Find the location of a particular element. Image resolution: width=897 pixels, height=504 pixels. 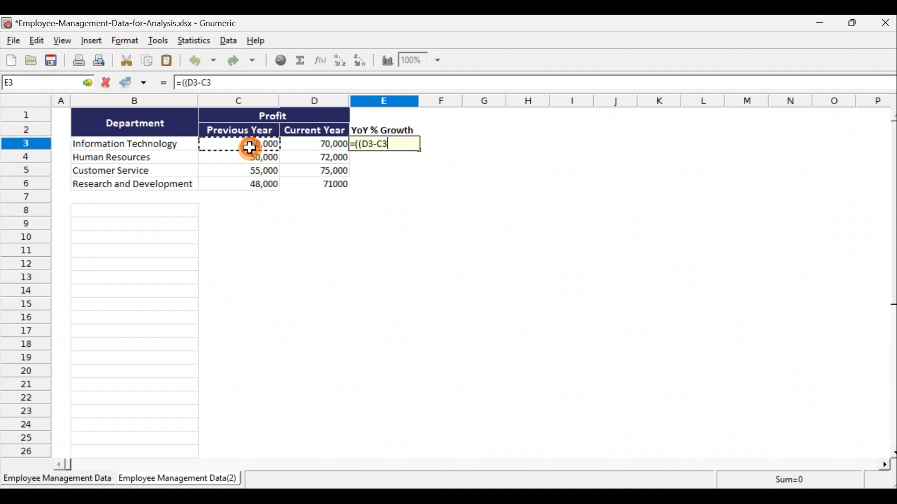

Undo last action is located at coordinates (200, 61).